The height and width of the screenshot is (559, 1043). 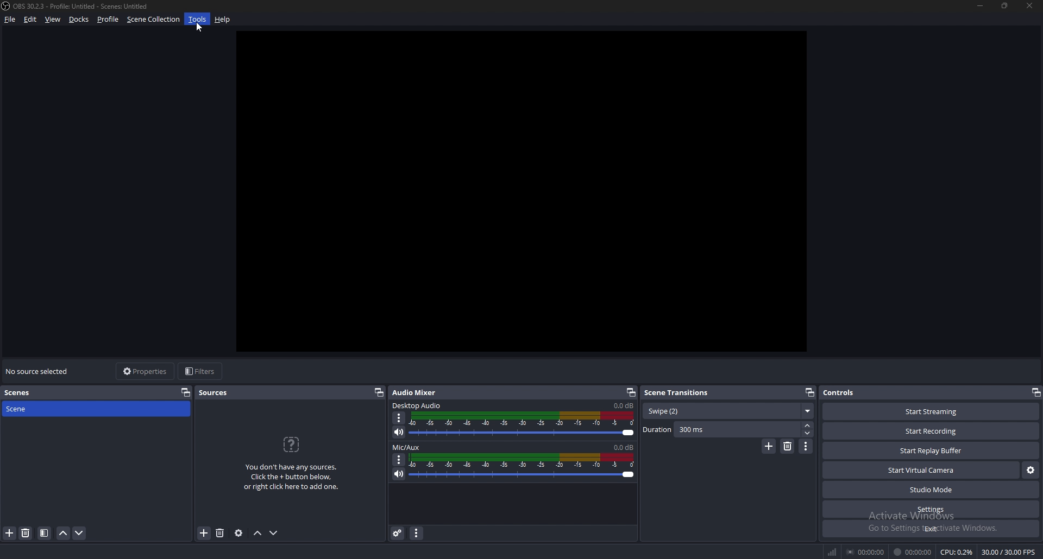 What do you see at coordinates (922, 470) in the screenshot?
I see `start virtual camera` at bounding box center [922, 470].